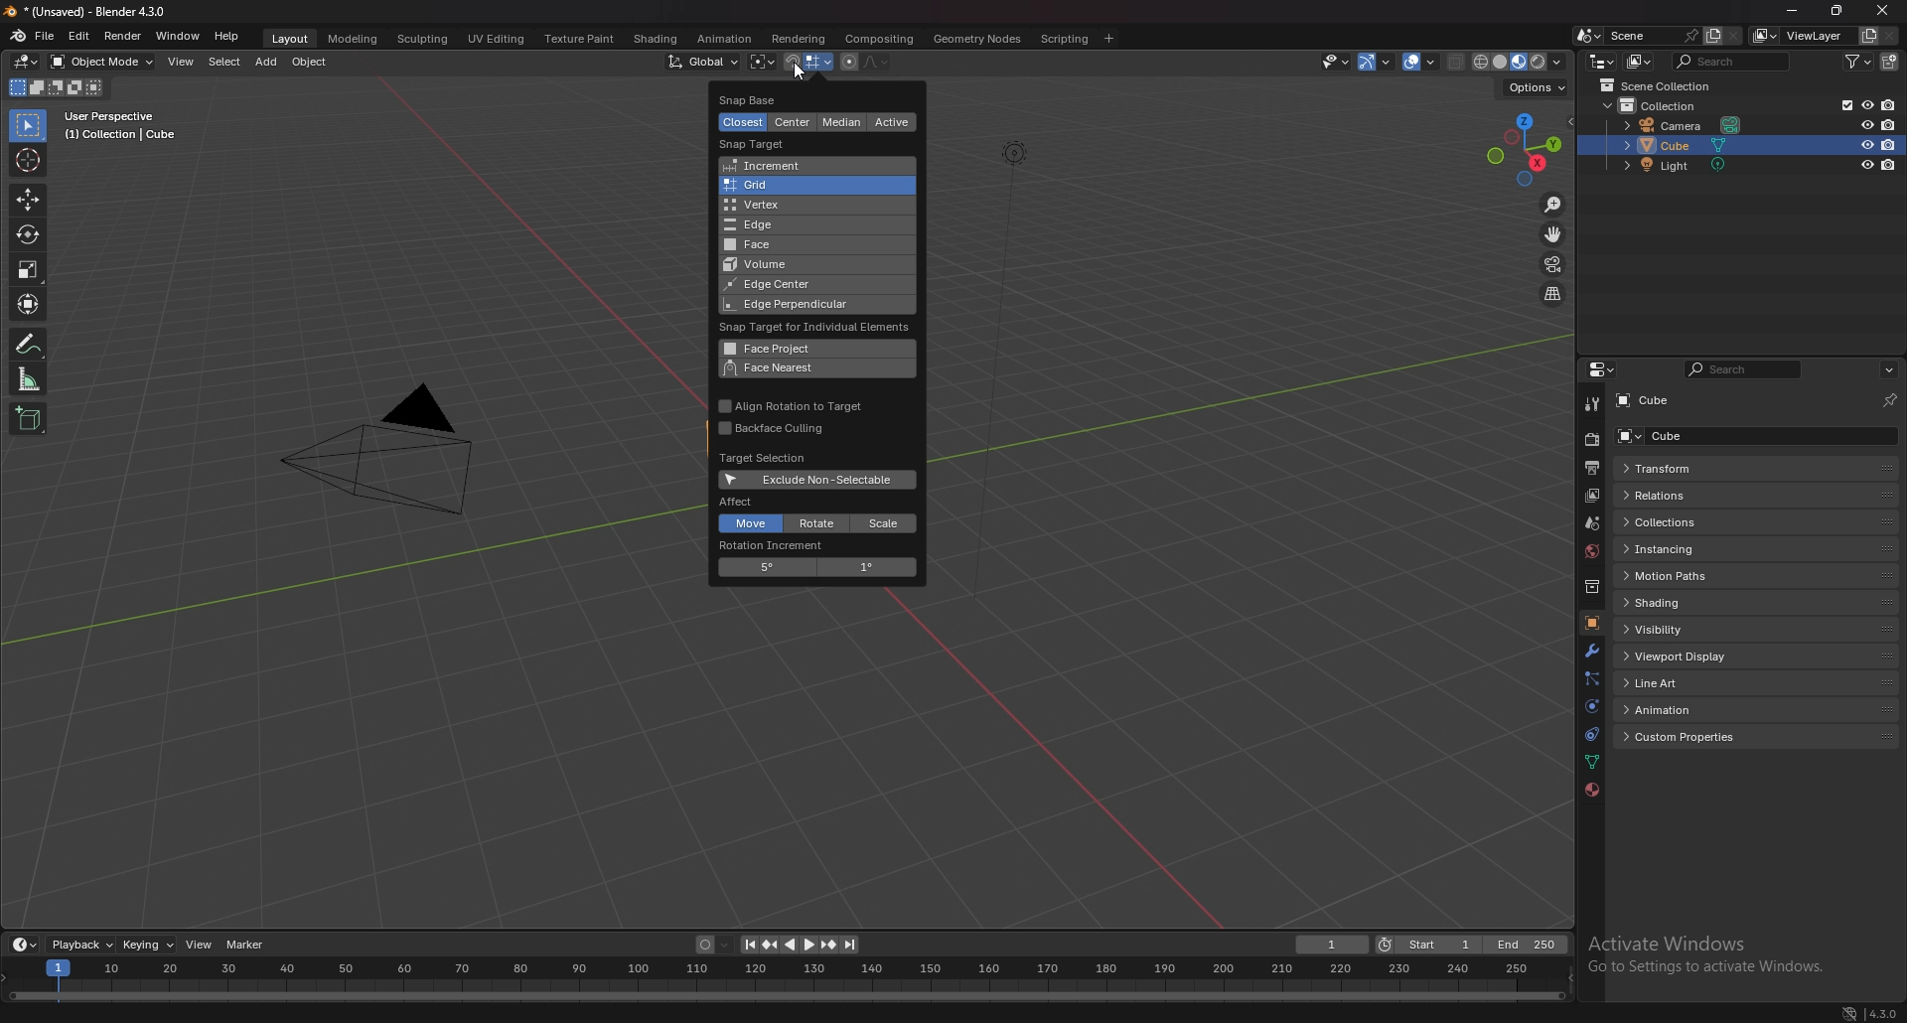  I want to click on disable in renders, so click(1891, 144).